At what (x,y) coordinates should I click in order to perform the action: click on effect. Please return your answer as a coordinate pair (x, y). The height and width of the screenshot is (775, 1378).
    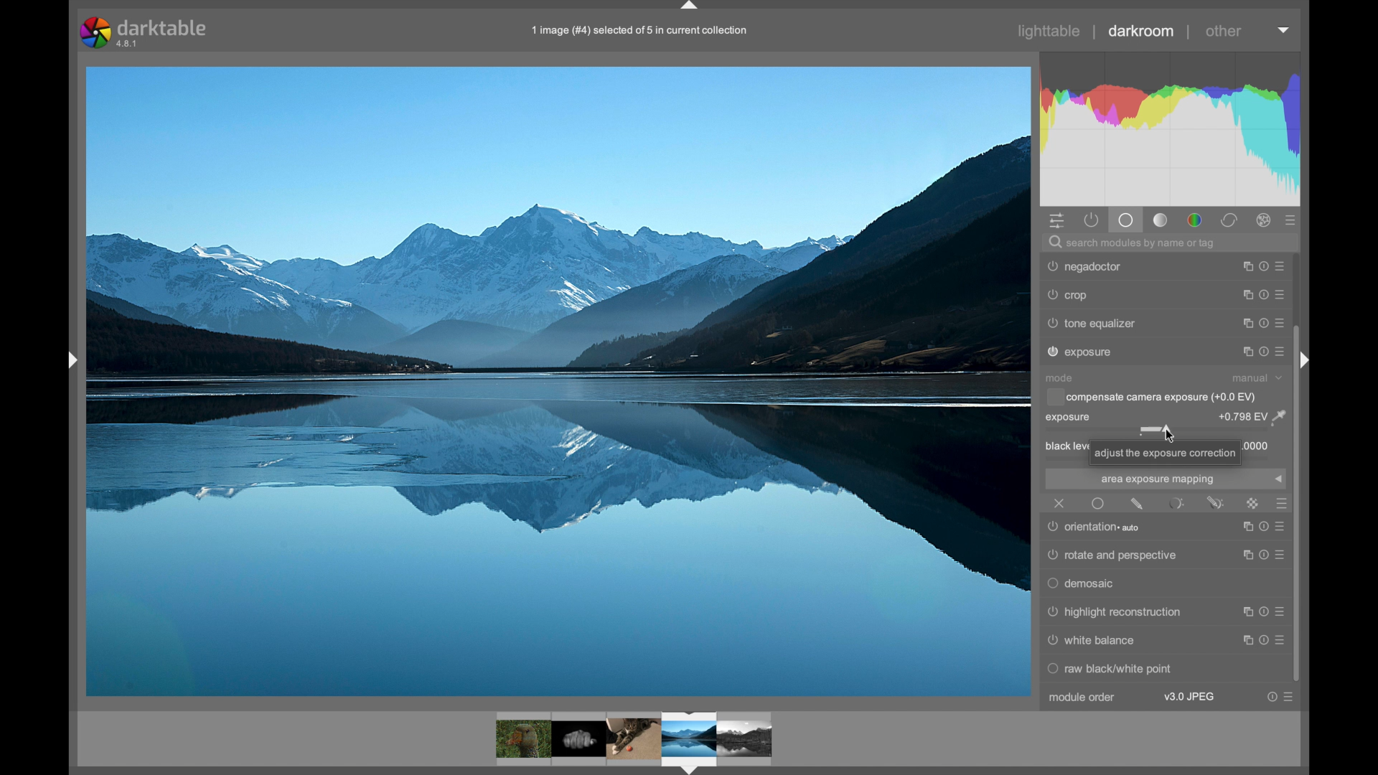
    Looking at the image, I should click on (1265, 220).